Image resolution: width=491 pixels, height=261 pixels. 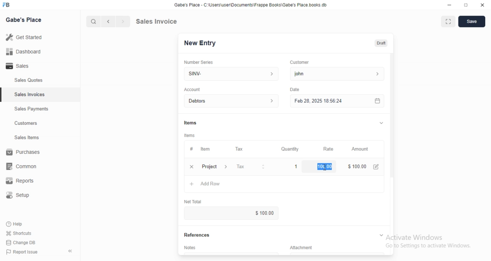 I want to click on Feb 28, 2025 18:56:24., so click(x=336, y=100).